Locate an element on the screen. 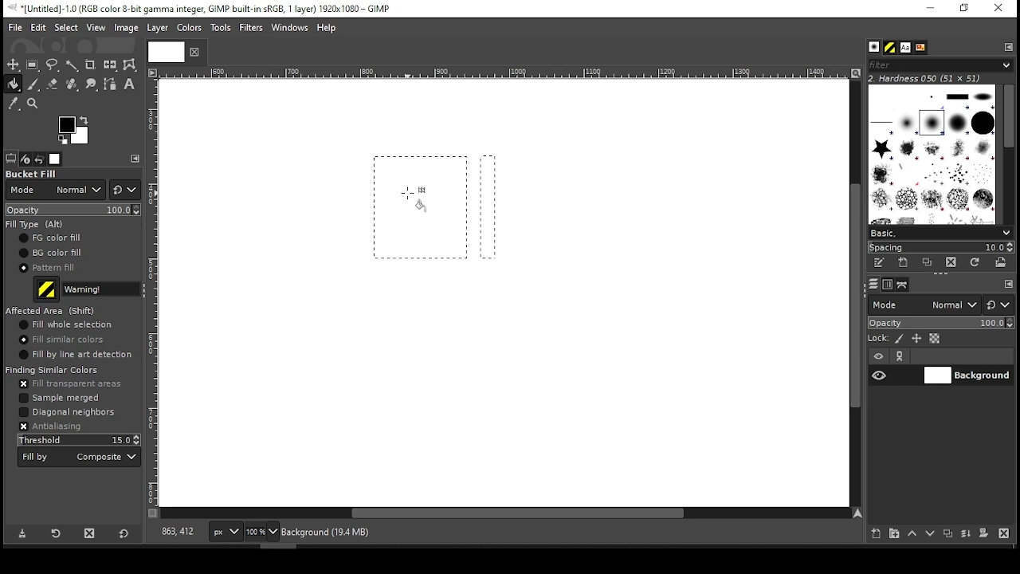 The width and height of the screenshot is (1020, 574).  is located at coordinates (154, 293).